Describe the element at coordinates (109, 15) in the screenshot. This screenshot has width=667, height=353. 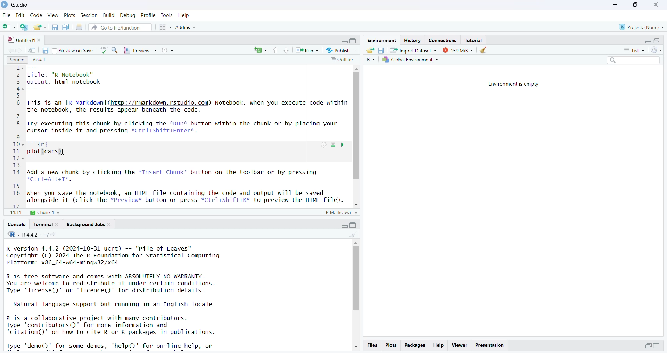
I see `build` at that location.